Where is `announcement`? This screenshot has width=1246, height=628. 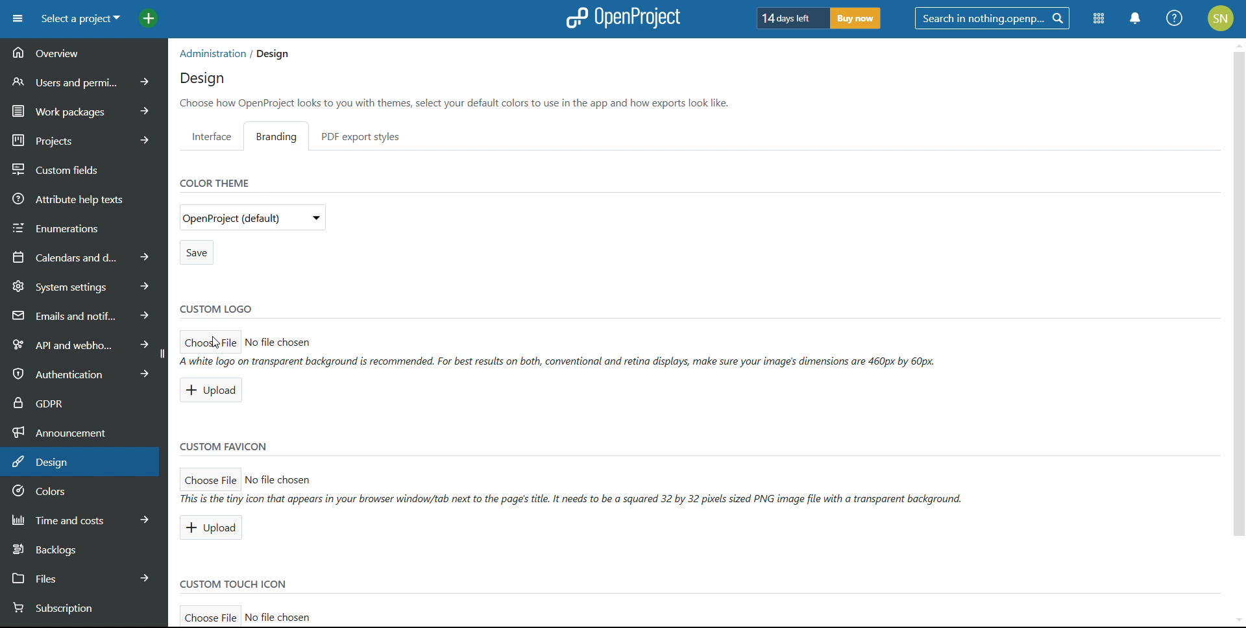
announcement is located at coordinates (83, 431).